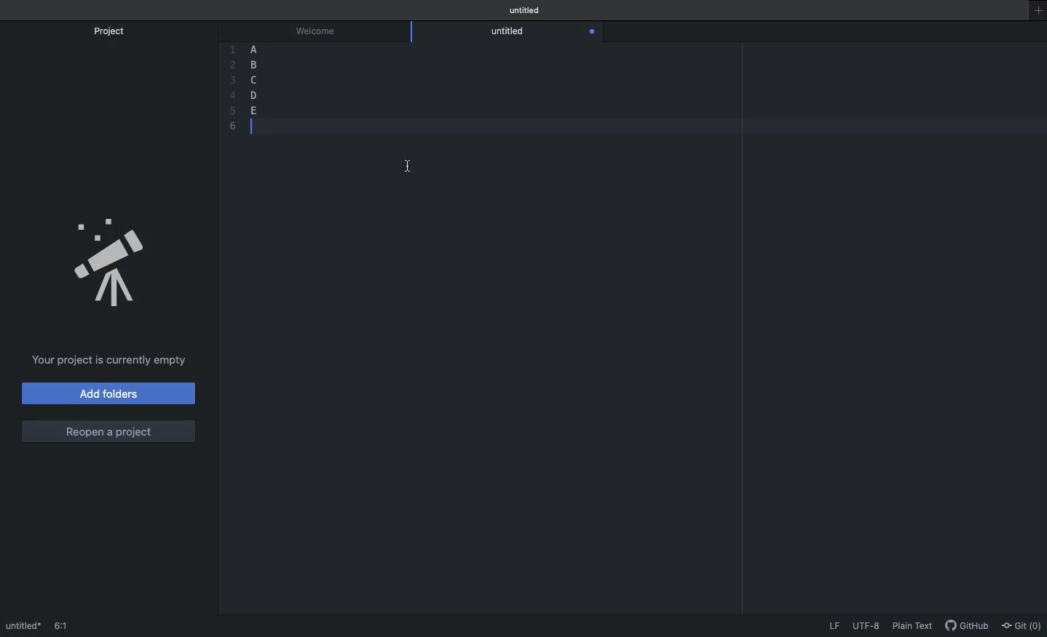 This screenshot has height=637, width=1047. What do you see at coordinates (511, 31) in the screenshot?
I see `untitled` at bounding box center [511, 31].